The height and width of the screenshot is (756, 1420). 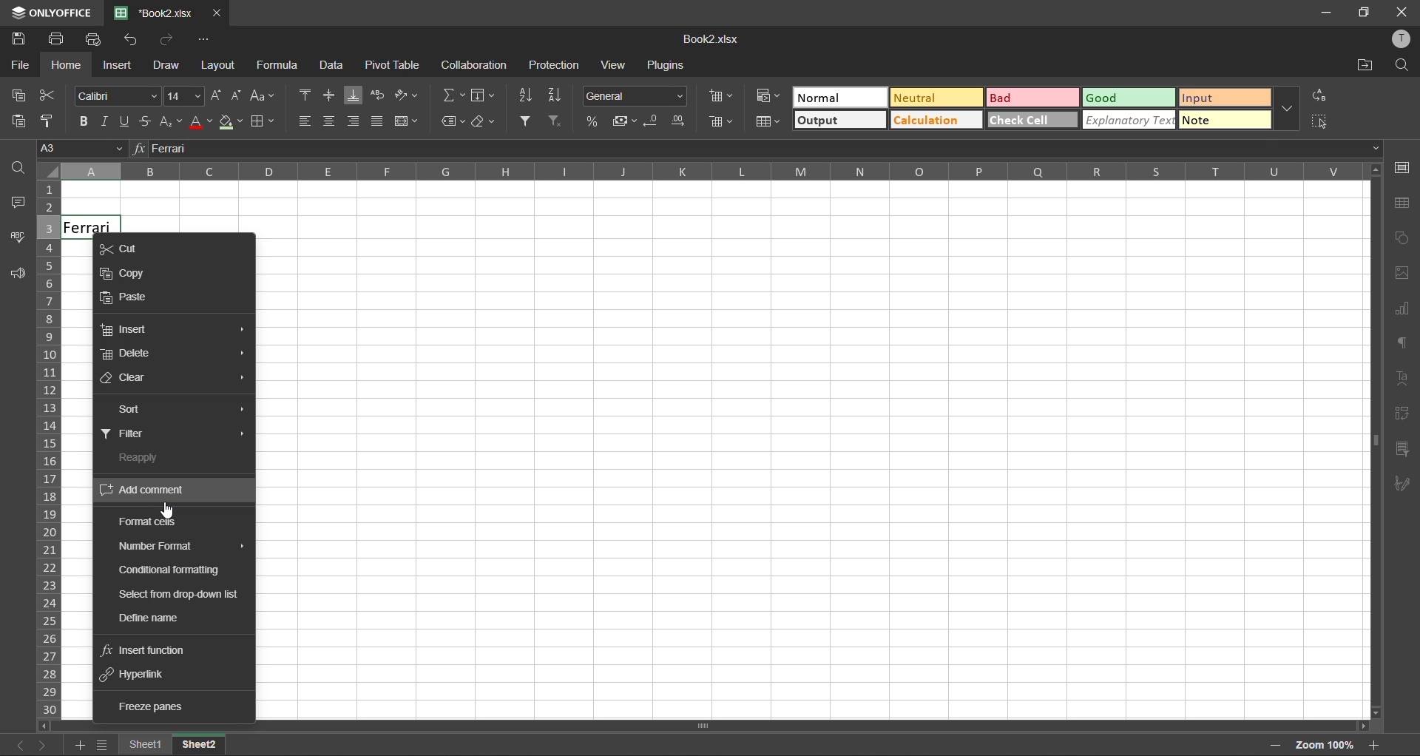 What do you see at coordinates (129, 247) in the screenshot?
I see `cut` at bounding box center [129, 247].